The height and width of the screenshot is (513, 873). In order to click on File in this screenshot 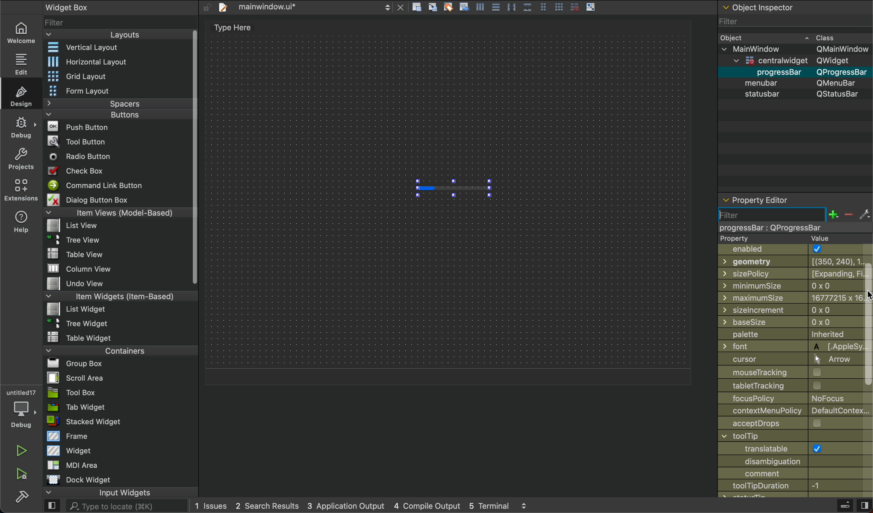, I will do `click(77, 308)`.